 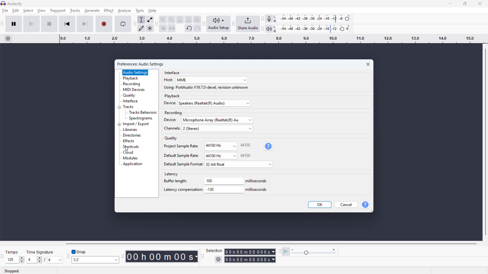 I want to click on set time signature, so click(x=55, y=260).